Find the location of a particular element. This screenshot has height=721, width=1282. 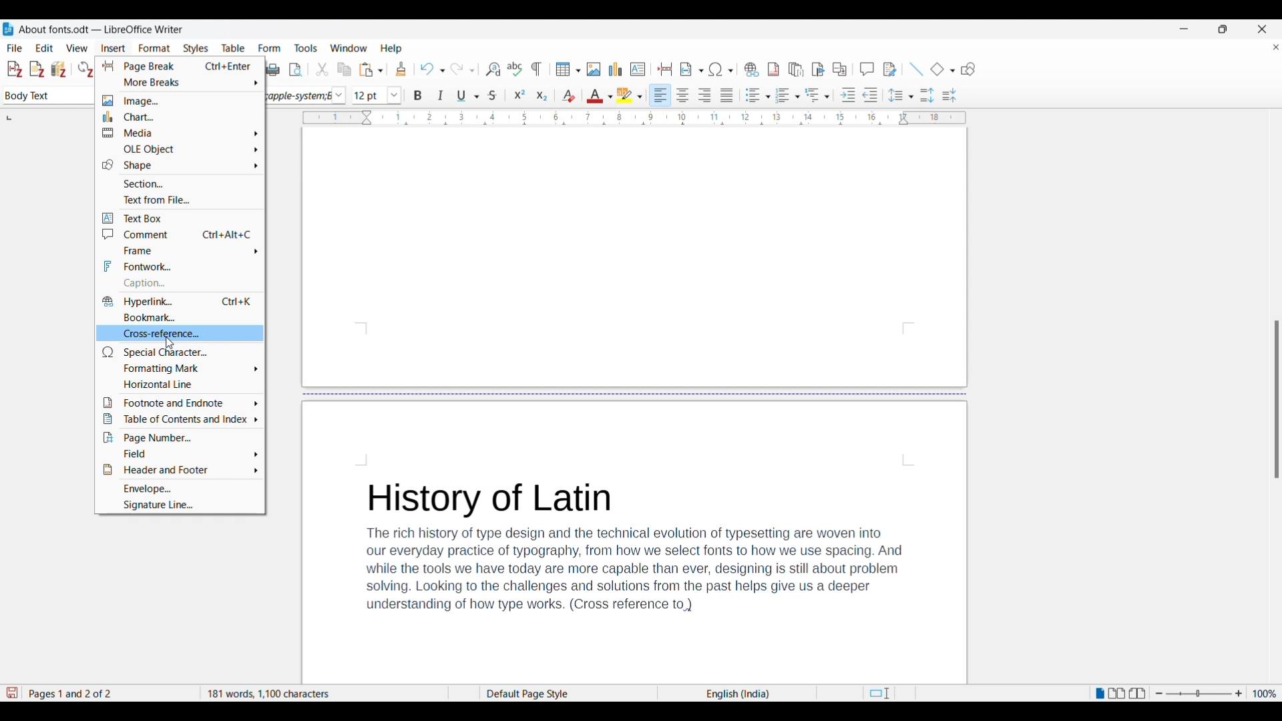

Insert endnote is located at coordinates (796, 70).